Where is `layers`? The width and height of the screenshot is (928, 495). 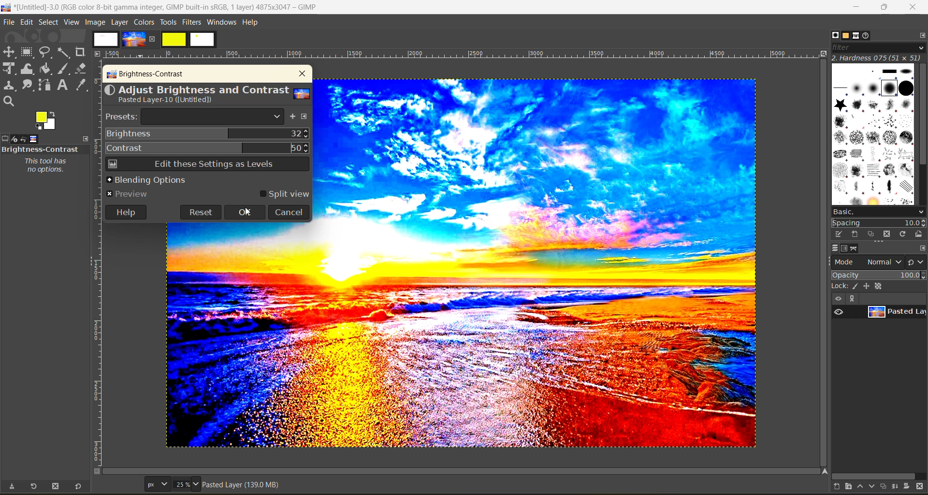 layers is located at coordinates (835, 248).